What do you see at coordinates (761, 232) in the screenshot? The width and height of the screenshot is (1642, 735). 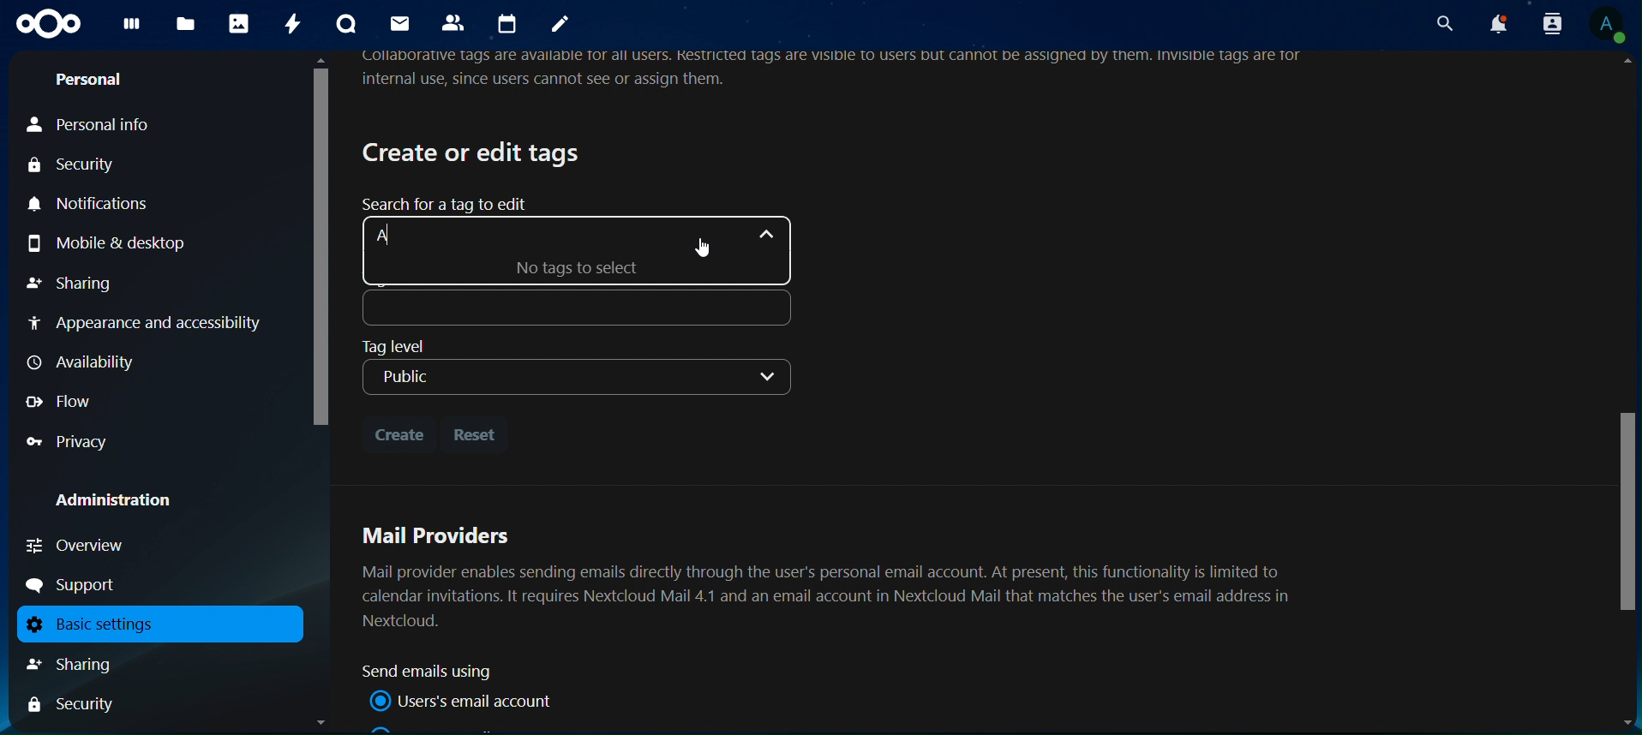 I see `Arrow up` at bounding box center [761, 232].